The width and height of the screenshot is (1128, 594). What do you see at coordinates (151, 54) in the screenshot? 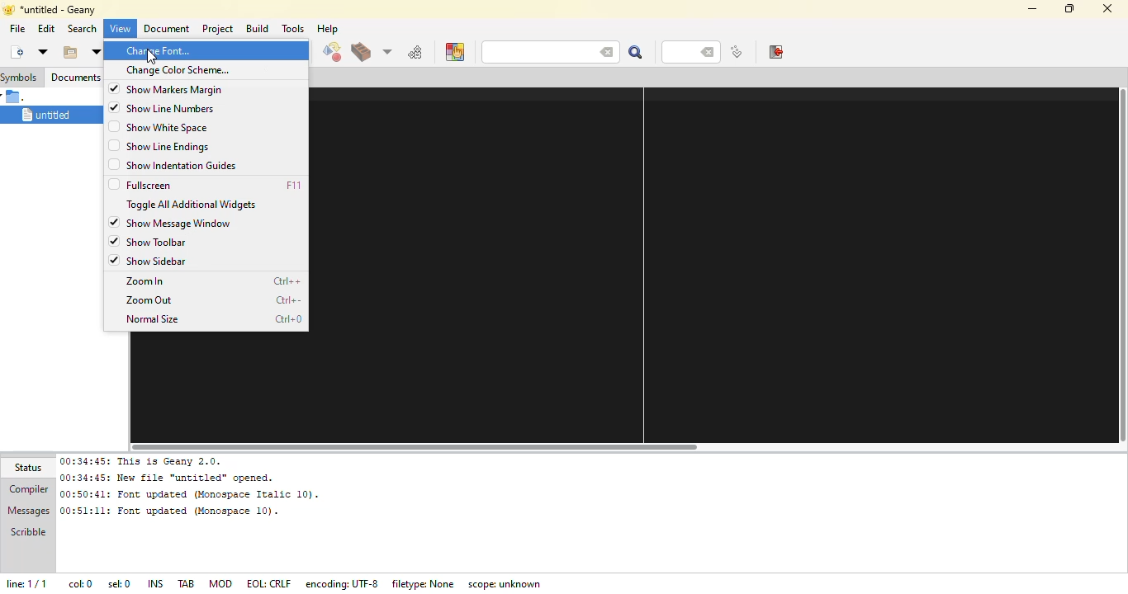
I see `cursor` at bounding box center [151, 54].